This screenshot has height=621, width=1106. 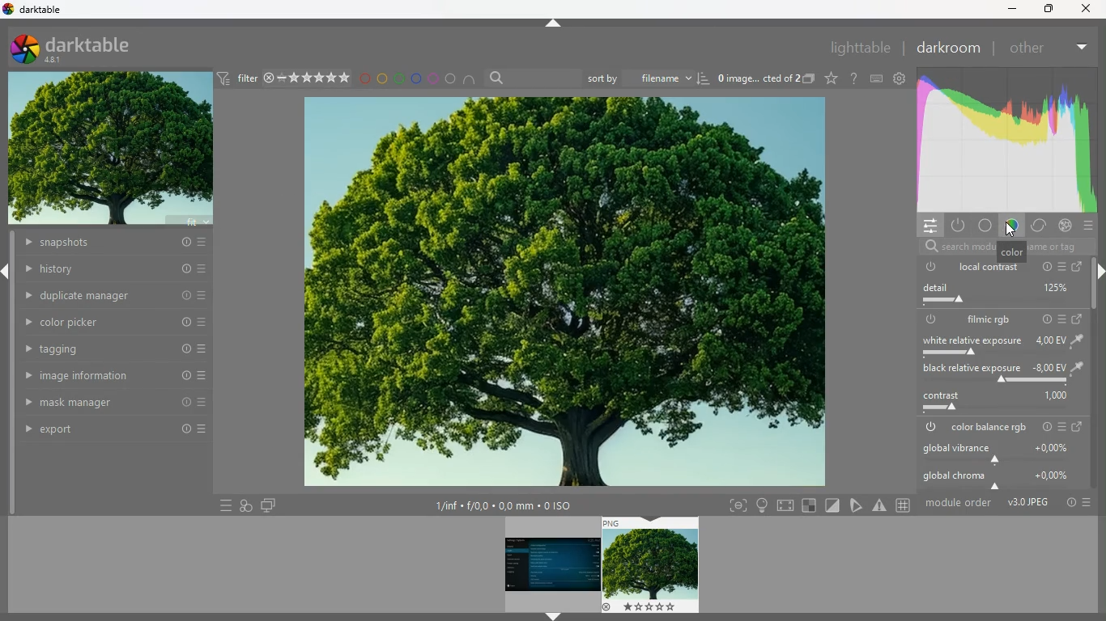 I want to click on divide, so click(x=834, y=505).